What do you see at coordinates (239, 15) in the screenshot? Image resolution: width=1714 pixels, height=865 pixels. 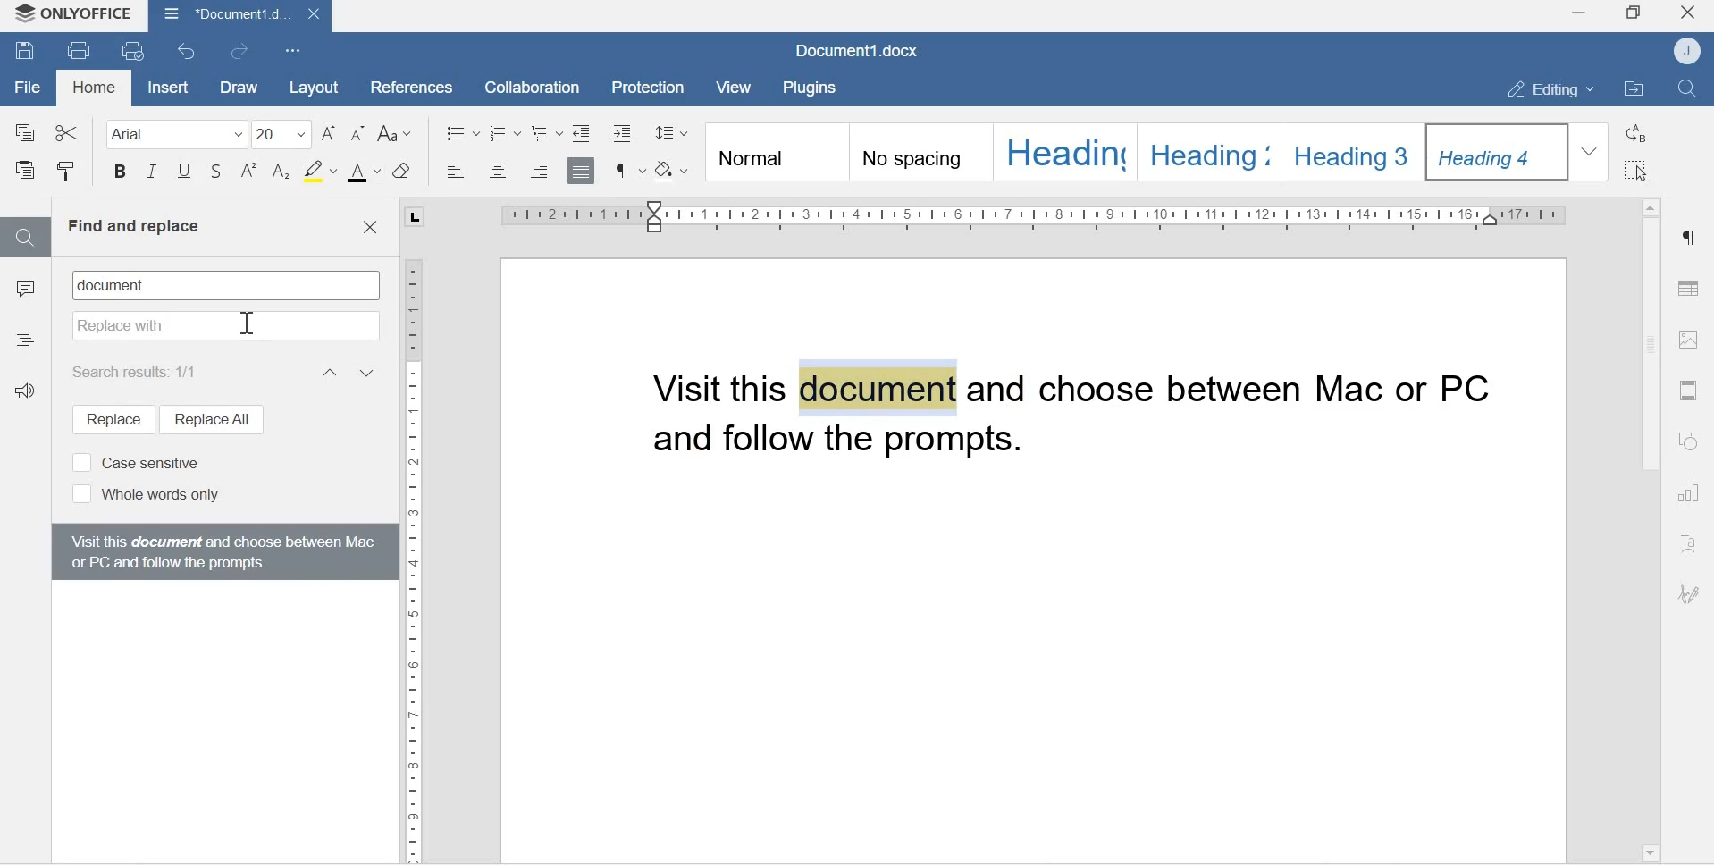 I see `Document1.docx` at bounding box center [239, 15].